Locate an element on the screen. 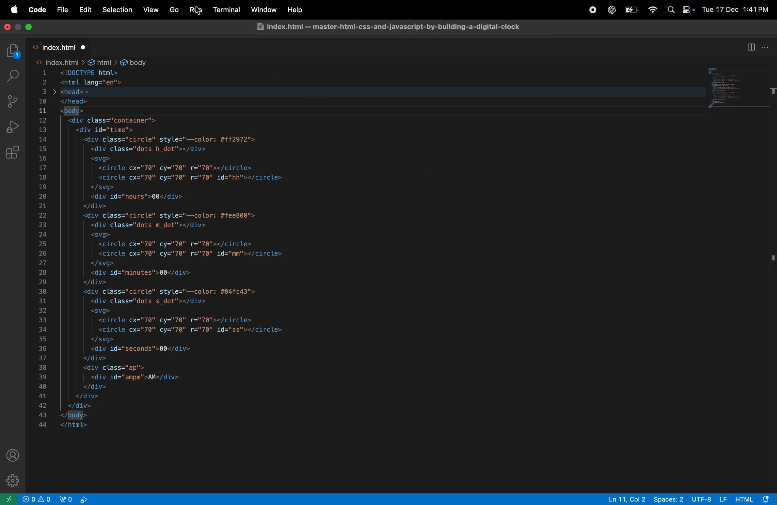 The image size is (777, 505). apple menu is located at coordinates (15, 10).